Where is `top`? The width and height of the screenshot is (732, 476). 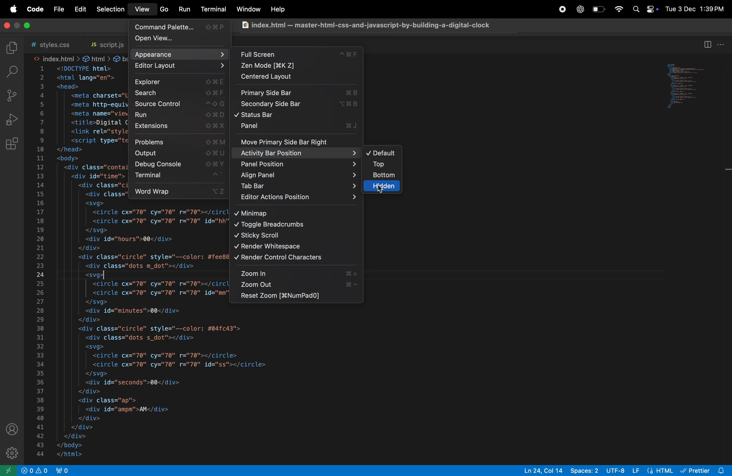
top is located at coordinates (384, 165).